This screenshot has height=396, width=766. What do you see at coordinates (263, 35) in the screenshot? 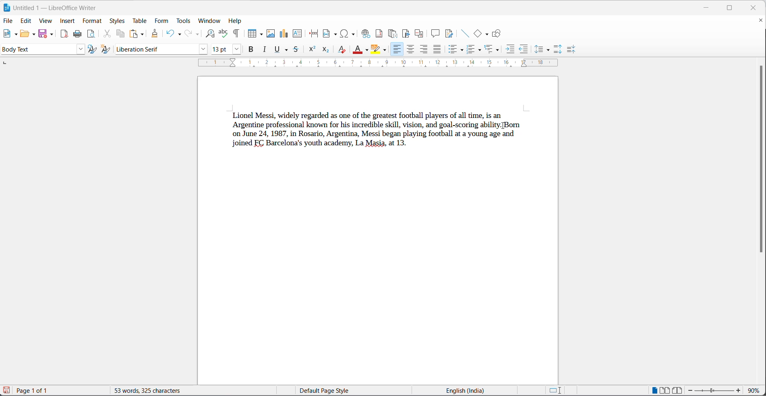
I see `table grid` at bounding box center [263, 35].